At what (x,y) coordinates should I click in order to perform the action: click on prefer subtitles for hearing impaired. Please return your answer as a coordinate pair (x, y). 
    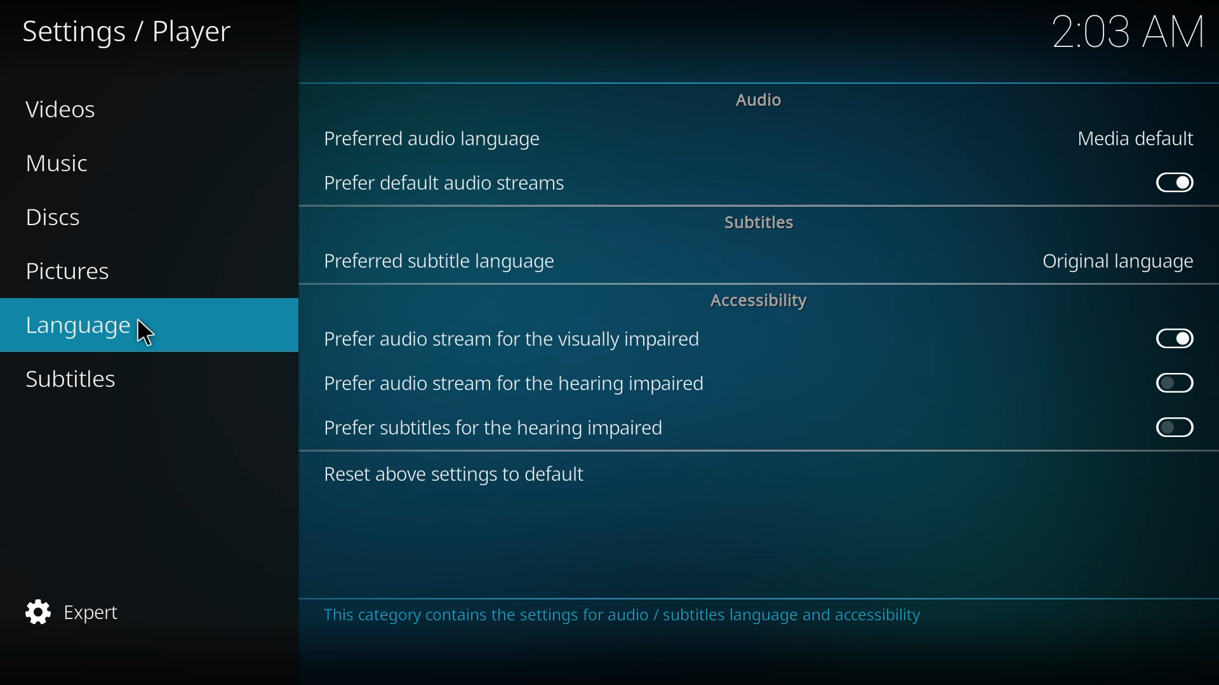
    Looking at the image, I should click on (500, 427).